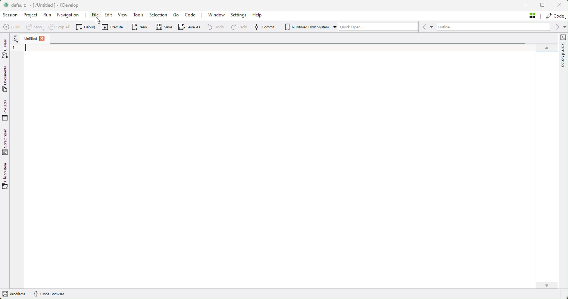 The height and width of the screenshot is (299, 568). What do you see at coordinates (6, 175) in the screenshot?
I see `File system` at bounding box center [6, 175].